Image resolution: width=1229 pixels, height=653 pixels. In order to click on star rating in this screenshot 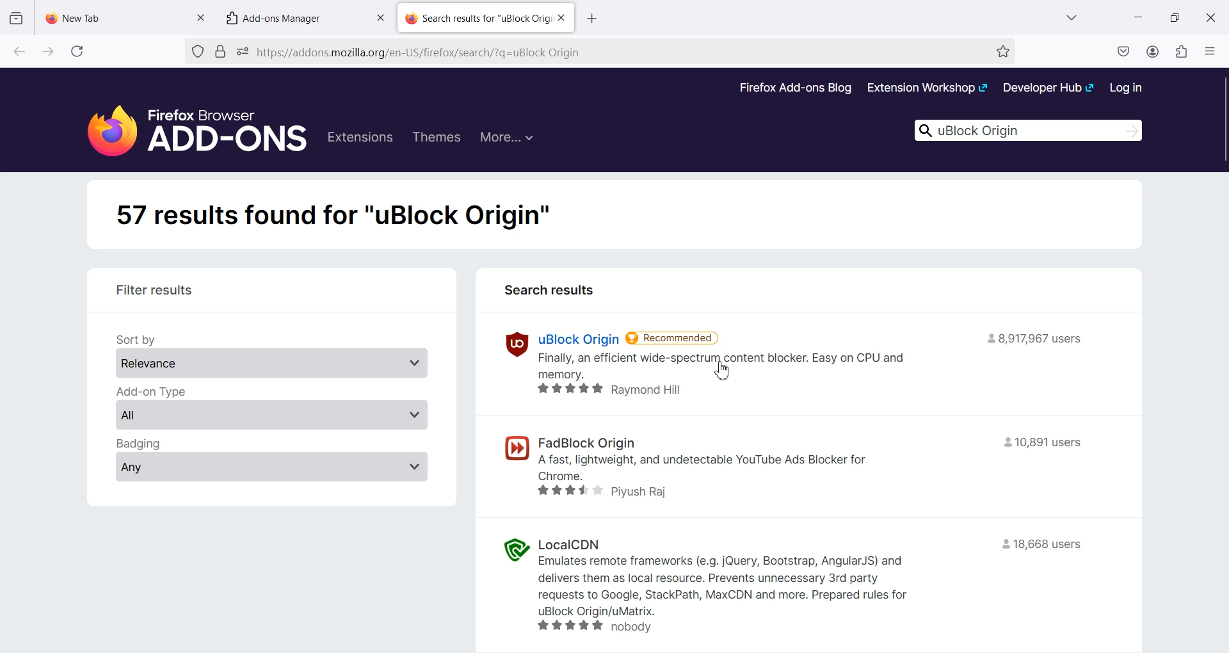, I will do `click(569, 625)`.